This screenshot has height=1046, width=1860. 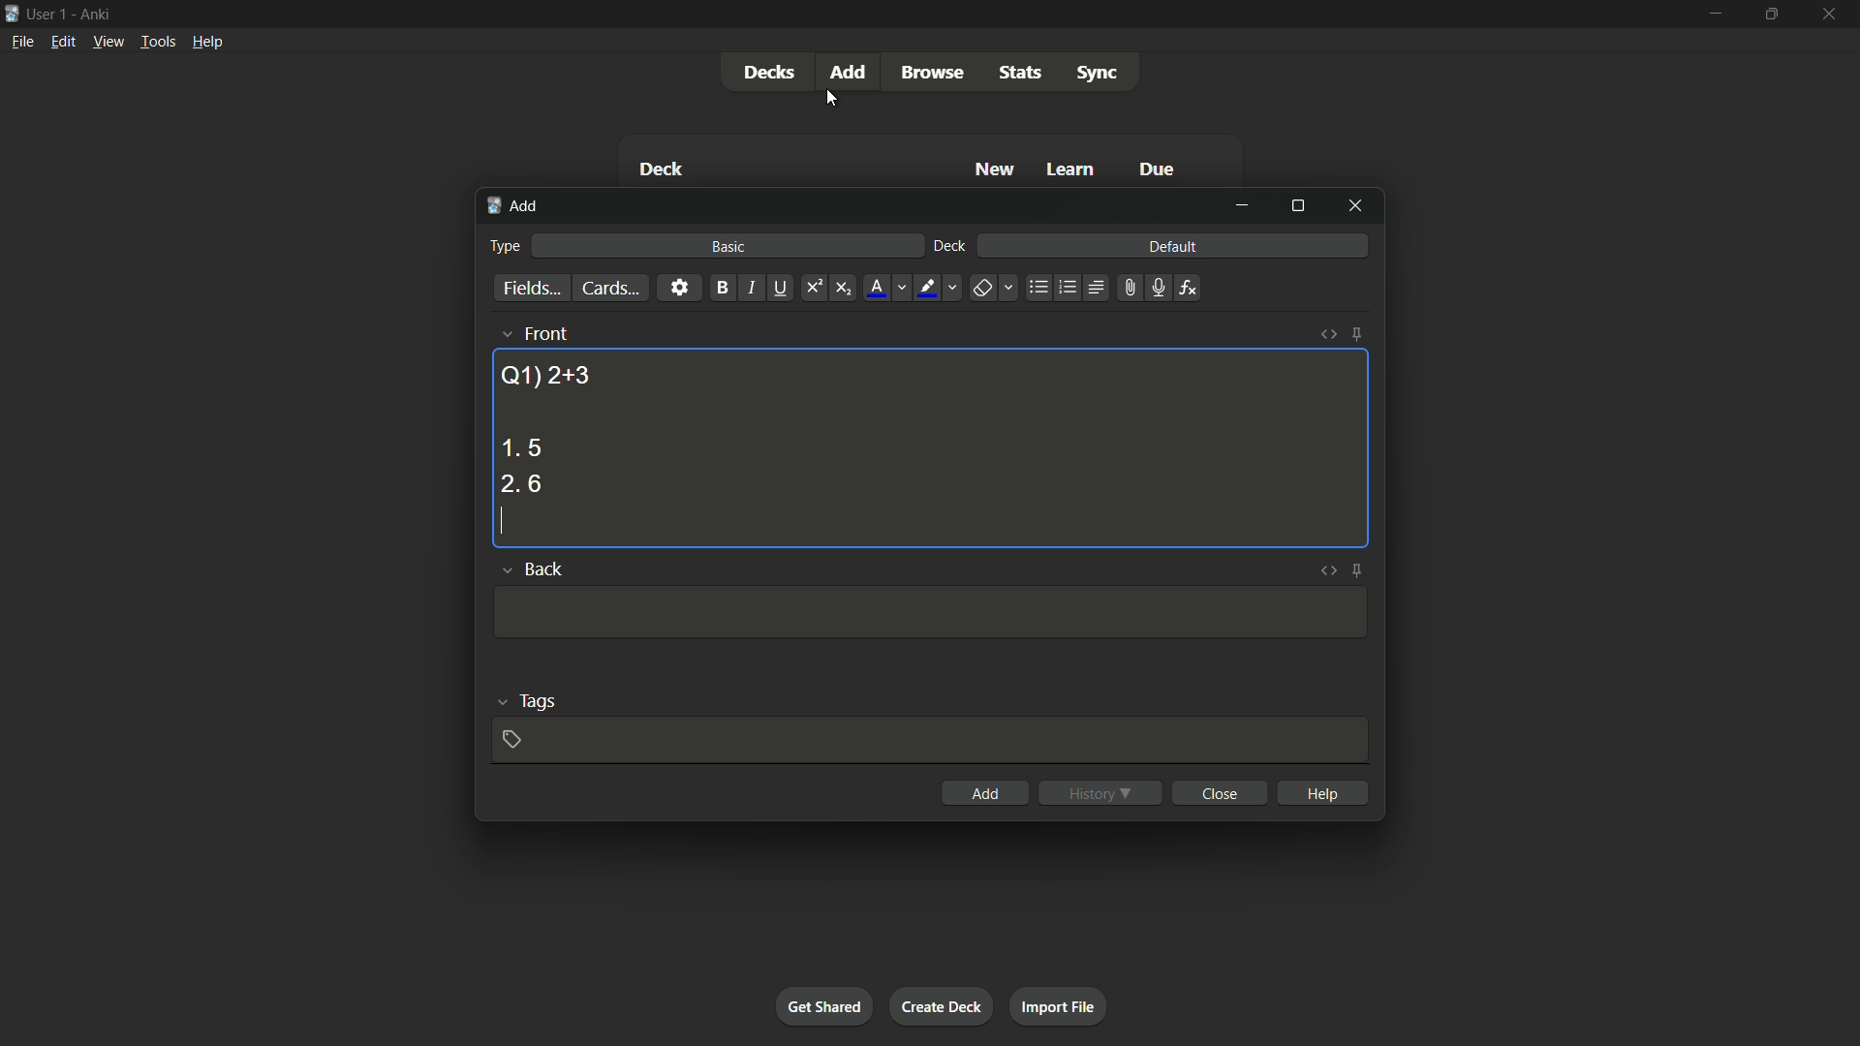 What do you see at coordinates (878, 288) in the screenshot?
I see `font color` at bounding box center [878, 288].